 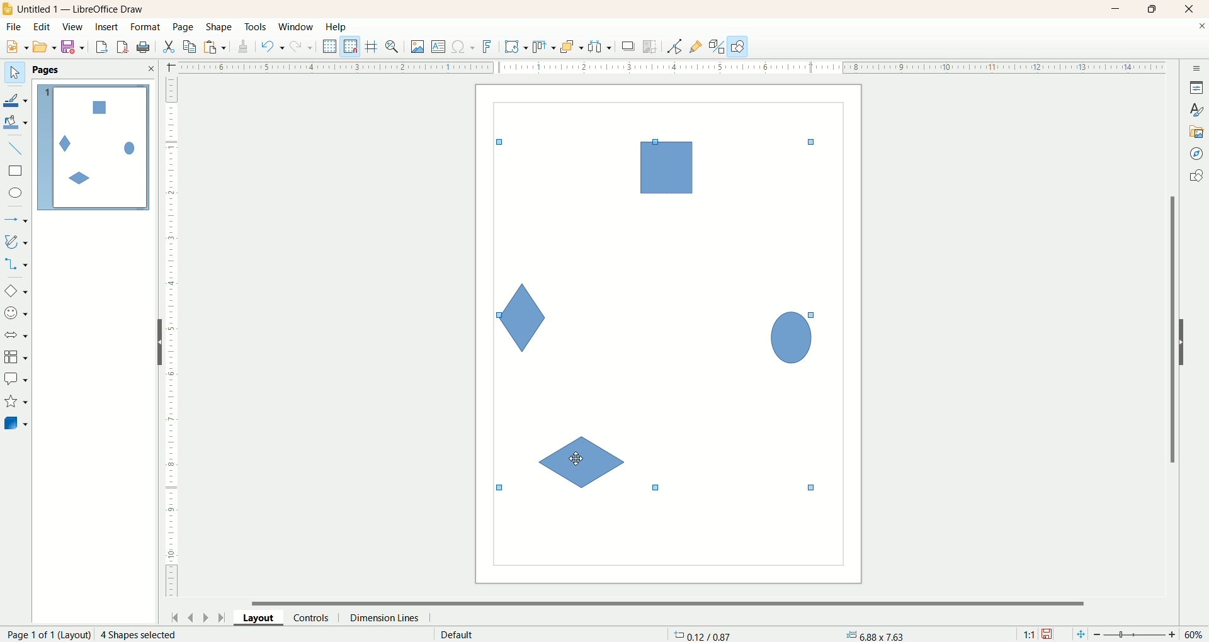 What do you see at coordinates (45, 634) in the screenshot?
I see `page number` at bounding box center [45, 634].